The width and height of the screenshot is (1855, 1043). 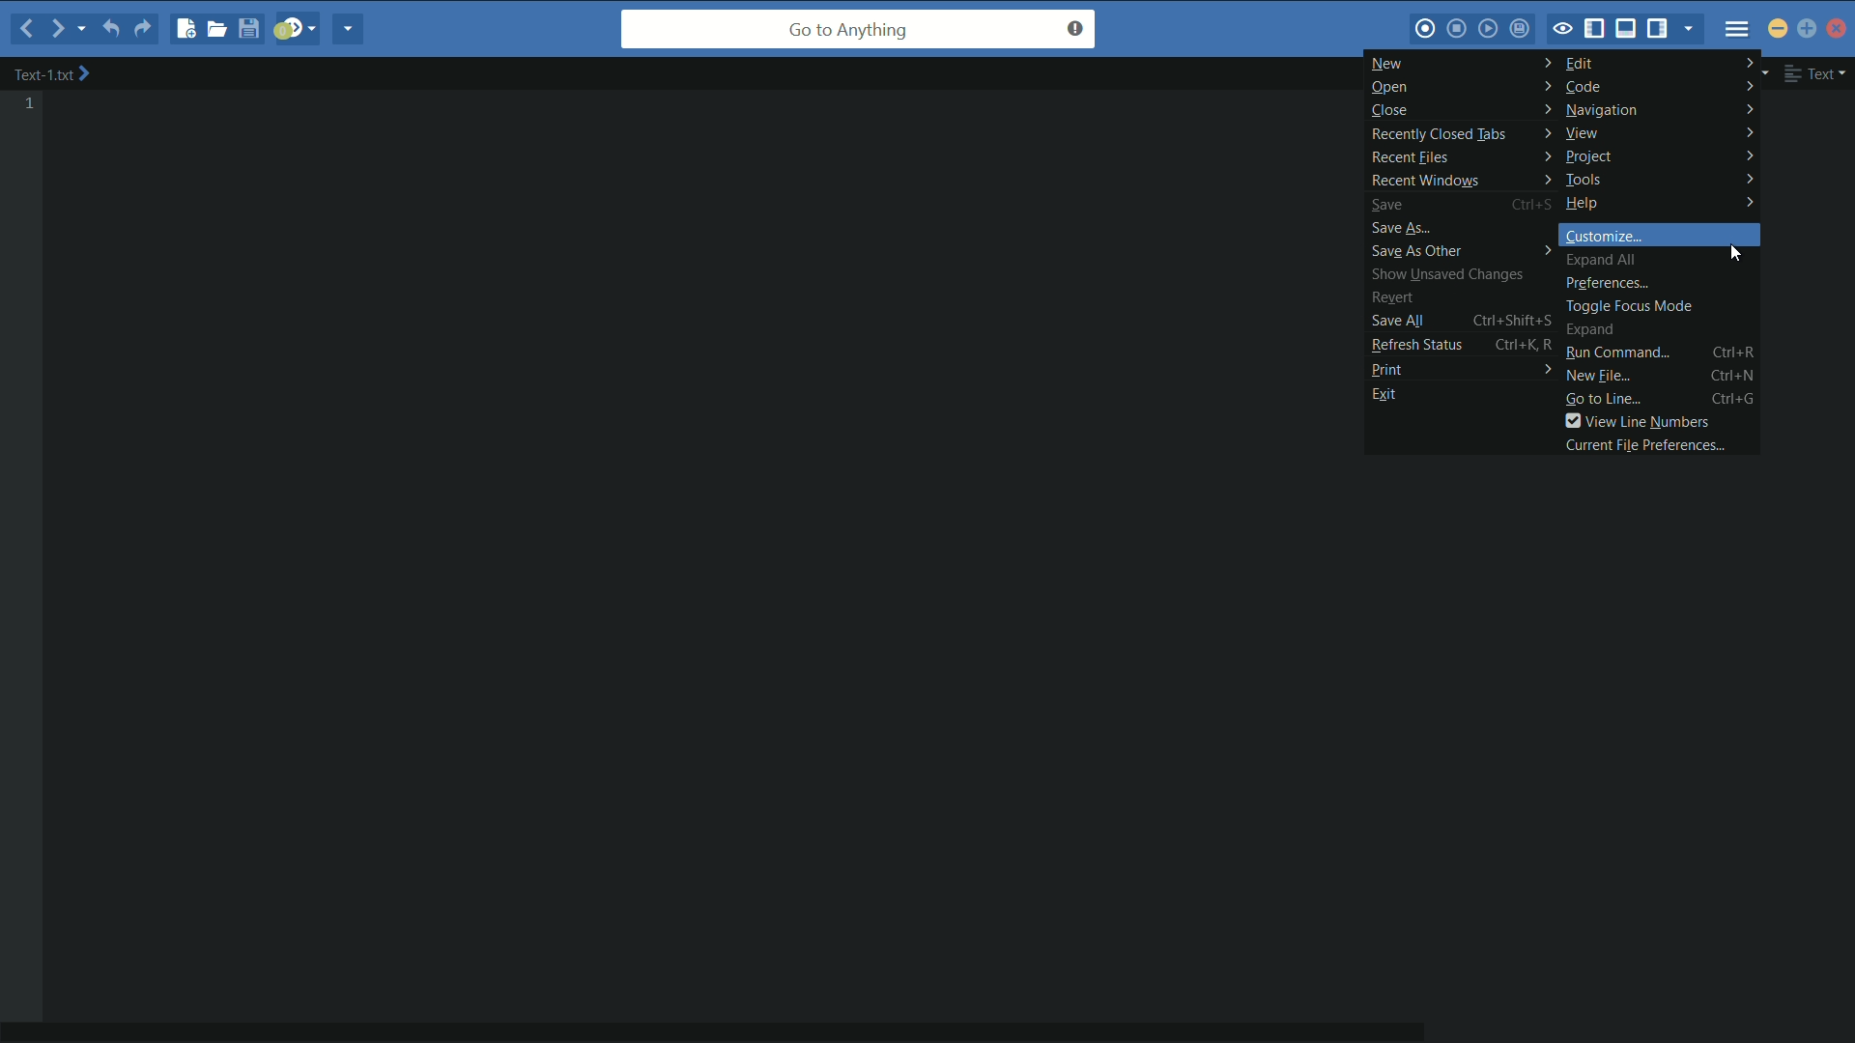 I want to click on new file, so click(x=1596, y=376).